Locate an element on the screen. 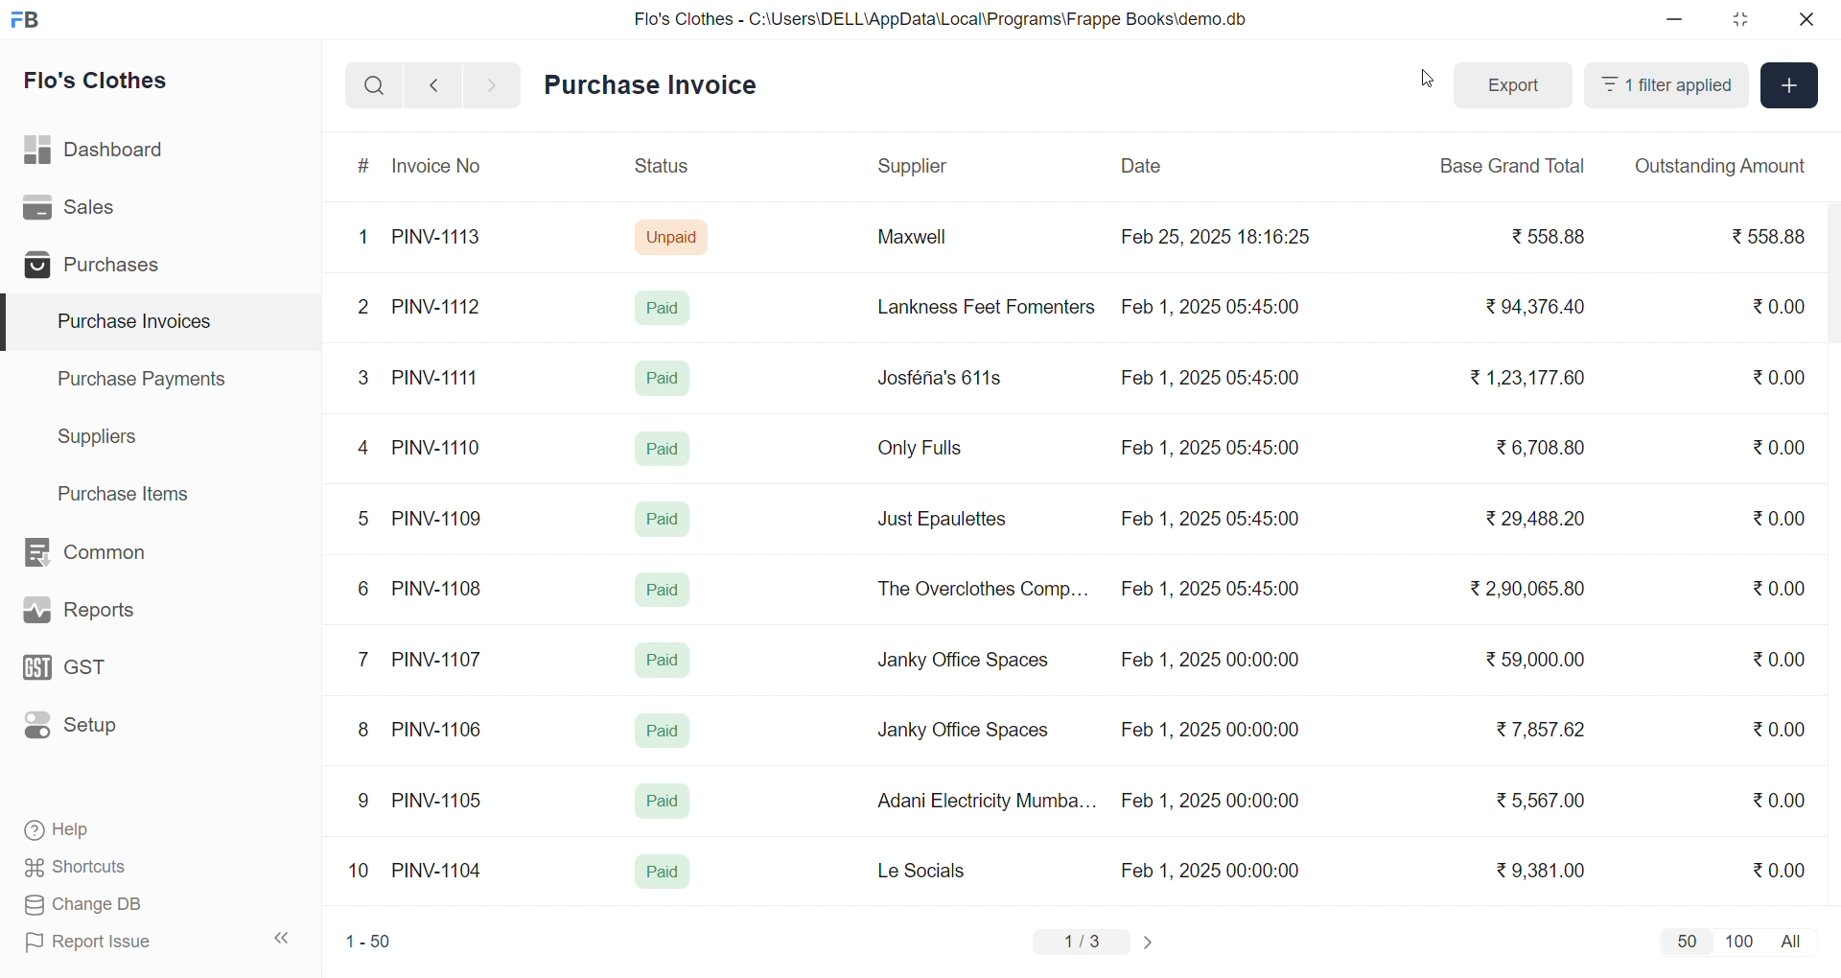  Feb 1, 2025 05:45:00 is located at coordinates (1213, 591).